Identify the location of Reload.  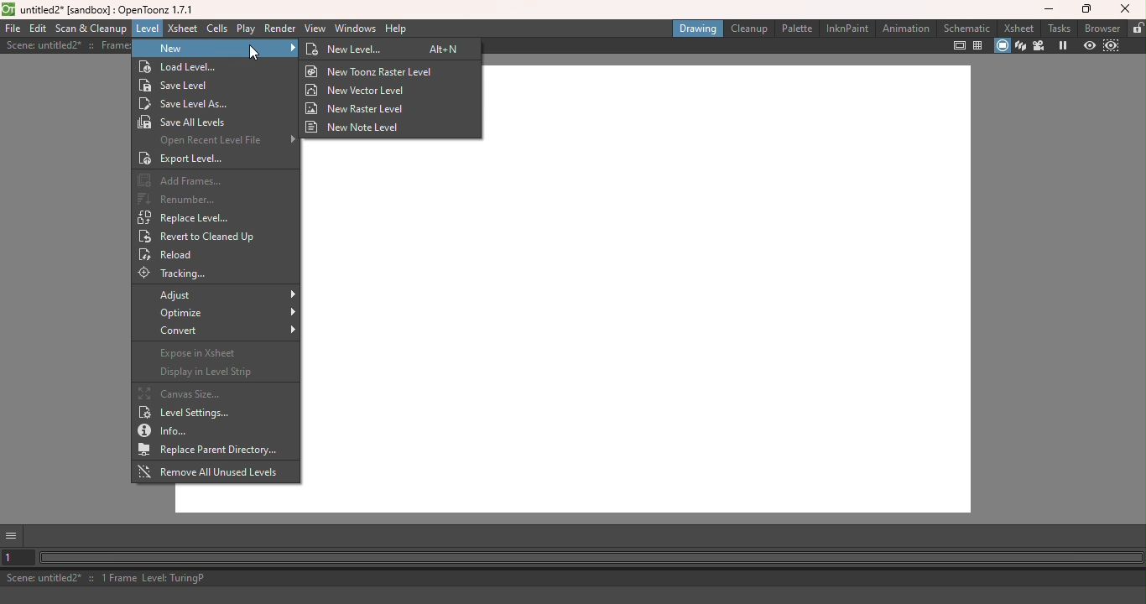
(175, 257).